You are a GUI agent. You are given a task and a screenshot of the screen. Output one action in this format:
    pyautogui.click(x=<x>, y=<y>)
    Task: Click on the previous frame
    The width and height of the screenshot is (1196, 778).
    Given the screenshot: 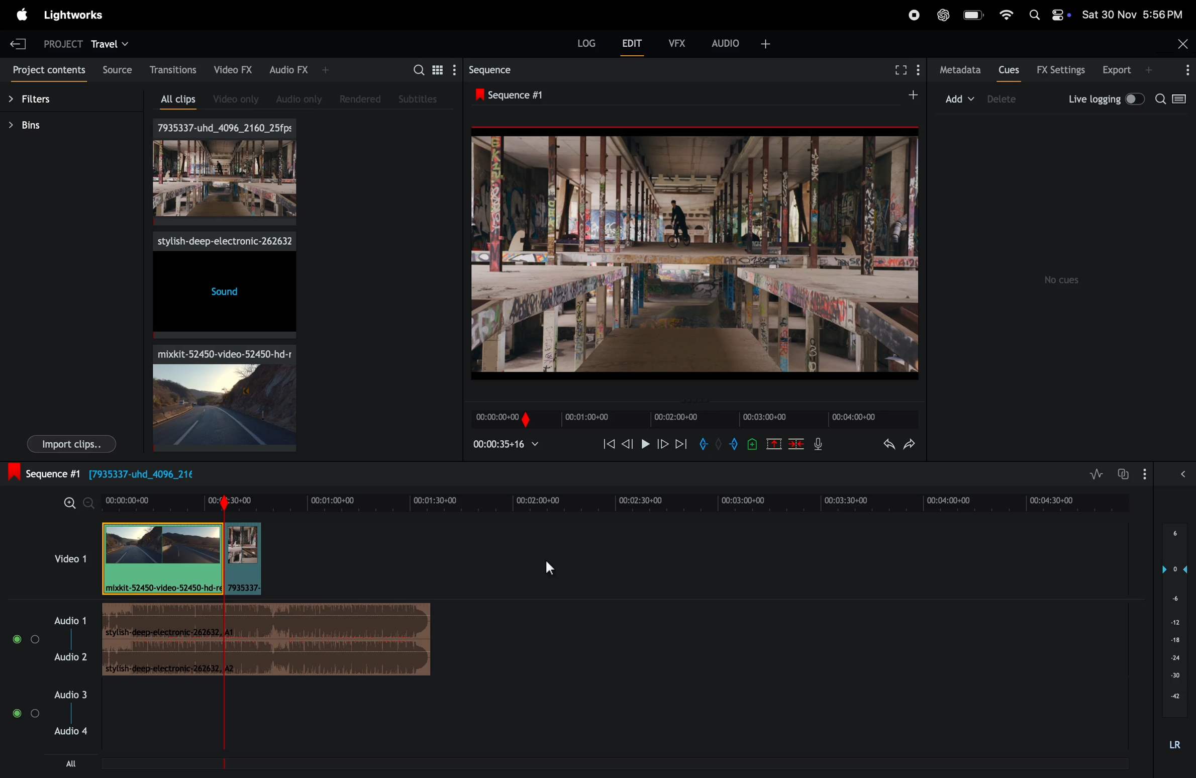 What is the action you would take?
    pyautogui.click(x=628, y=444)
    